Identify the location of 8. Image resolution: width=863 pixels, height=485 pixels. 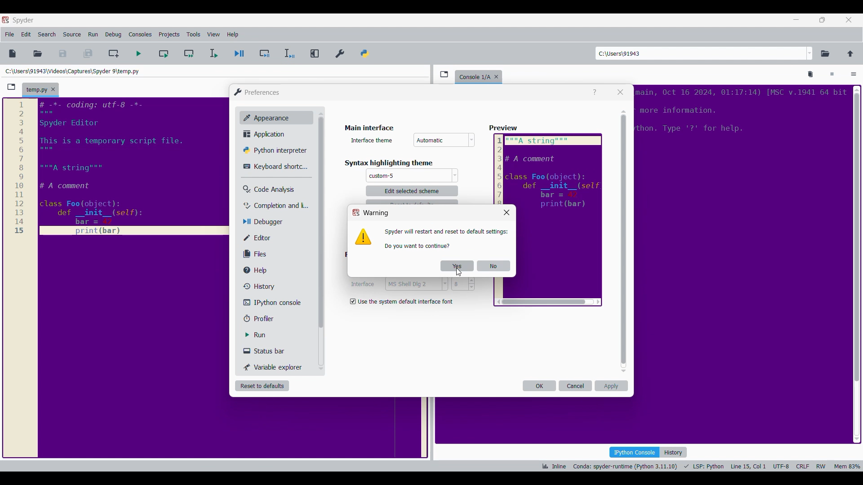
(464, 283).